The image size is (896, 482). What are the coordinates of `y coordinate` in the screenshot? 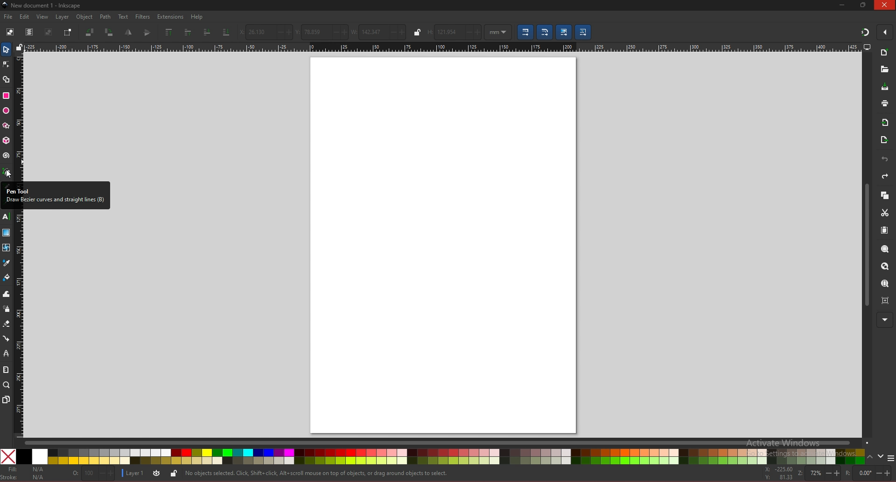 It's located at (322, 31).